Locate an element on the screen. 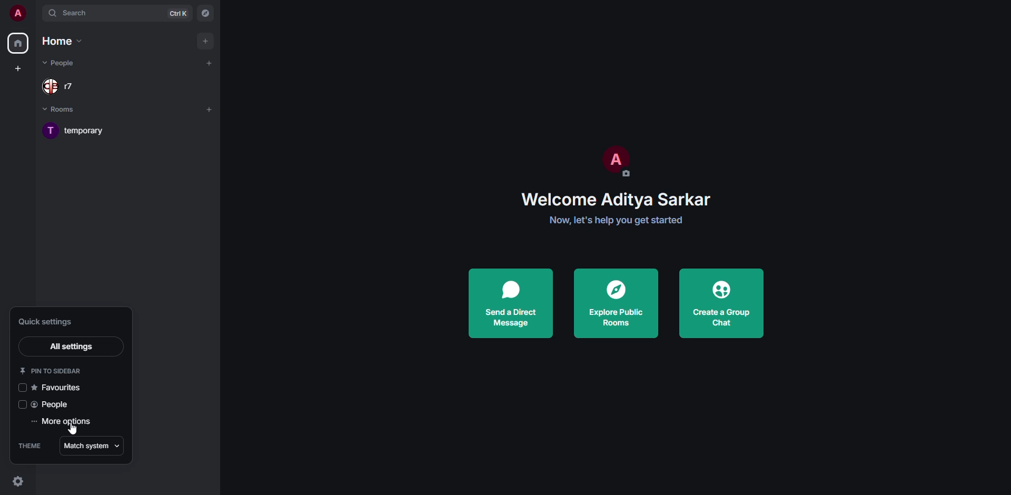 Image resolution: width=1011 pixels, height=495 pixels. expand is located at coordinates (36, 13).